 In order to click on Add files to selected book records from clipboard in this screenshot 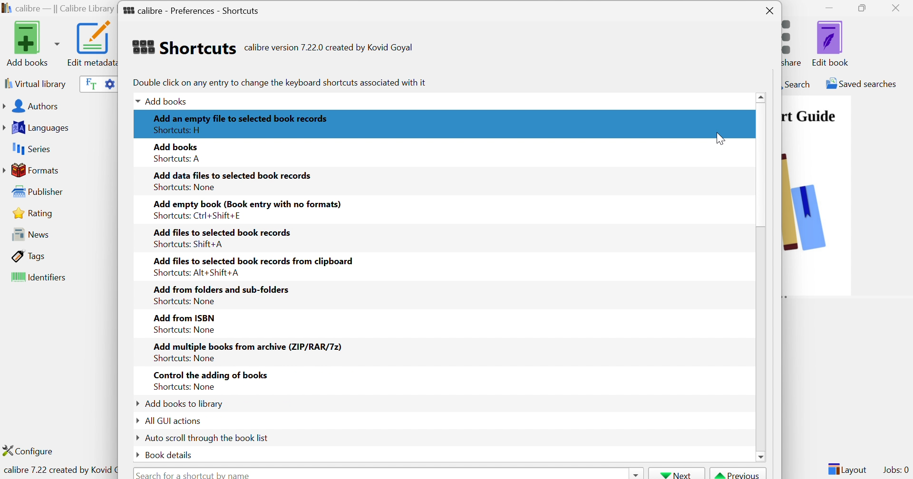, I will do `click(252, 260)`.